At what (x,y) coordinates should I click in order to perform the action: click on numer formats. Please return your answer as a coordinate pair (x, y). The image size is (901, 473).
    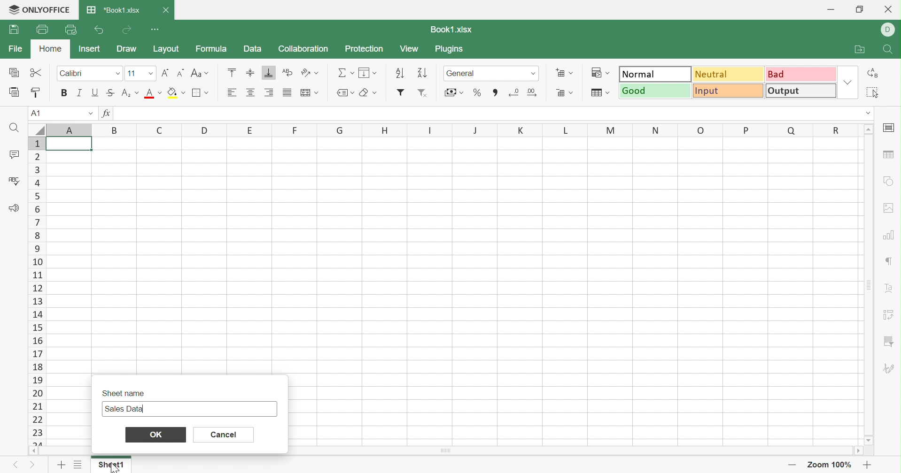
    Looking at the image, I should click on (530, 74).